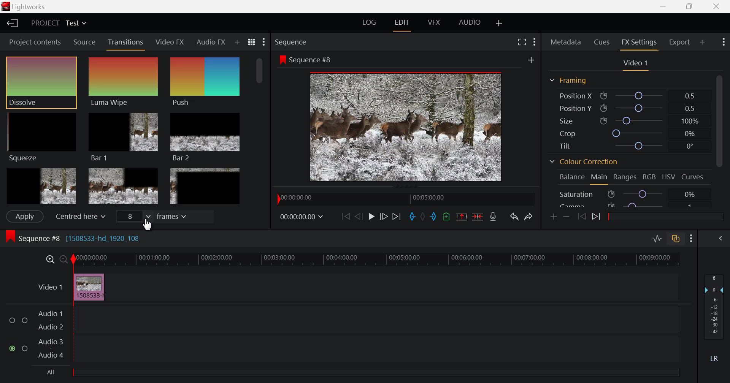 This screenshot has width=730, height=383. I want to click on Delete/Cut, so click(478, 217).